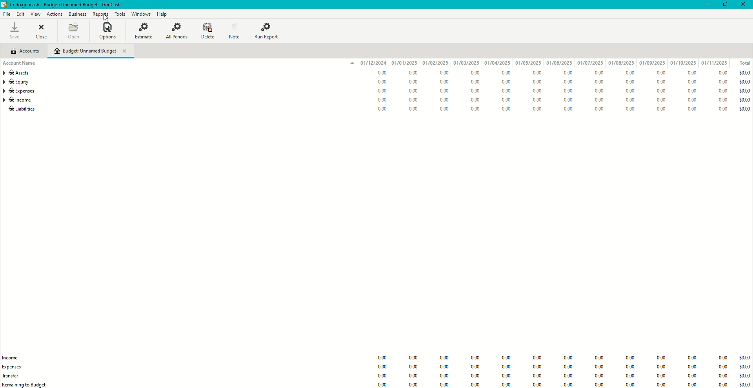 This screenshot has height=388, width=753. I want to click on 0.00, so click(597, 92).